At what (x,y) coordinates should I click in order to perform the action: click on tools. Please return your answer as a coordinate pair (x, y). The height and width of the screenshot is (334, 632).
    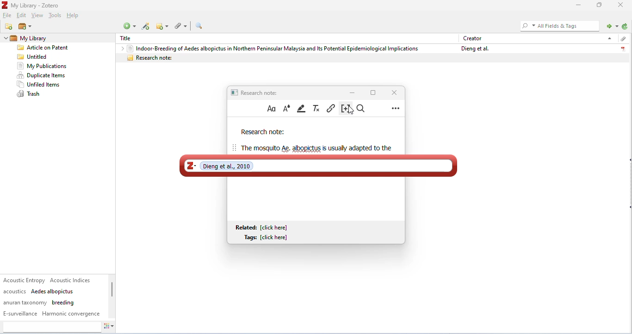
    Looking at the image, I should click on (55, 16).